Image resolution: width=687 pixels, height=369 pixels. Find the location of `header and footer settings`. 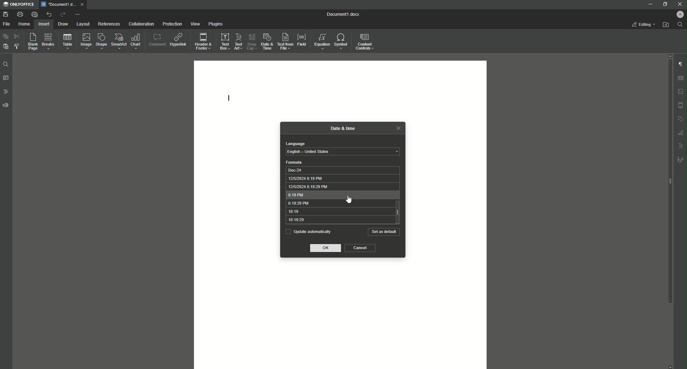

header and footer settings is located at coordinates (681, 105).